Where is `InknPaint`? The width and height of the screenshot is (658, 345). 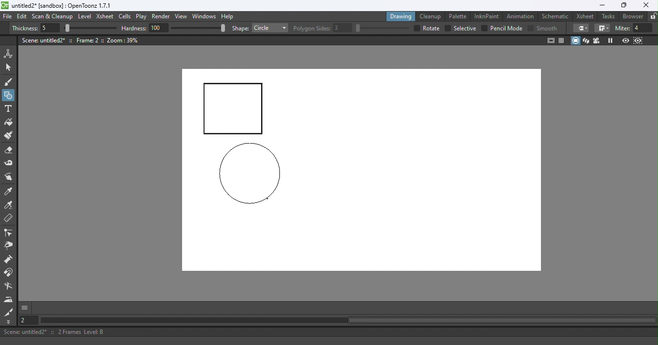
InknPaint is located at coordinates (487, 15).